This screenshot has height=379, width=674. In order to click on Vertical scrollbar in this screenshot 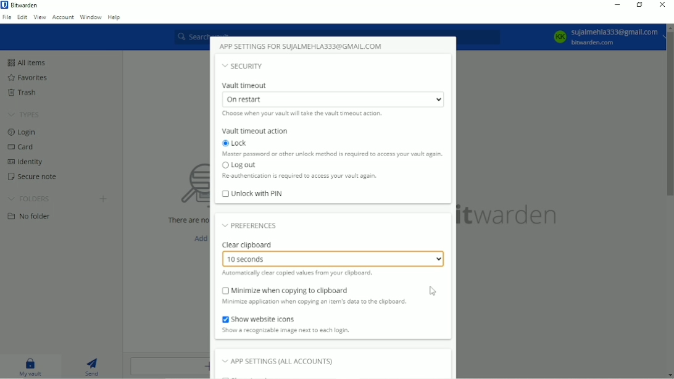, I will do `click(669, 114)`.